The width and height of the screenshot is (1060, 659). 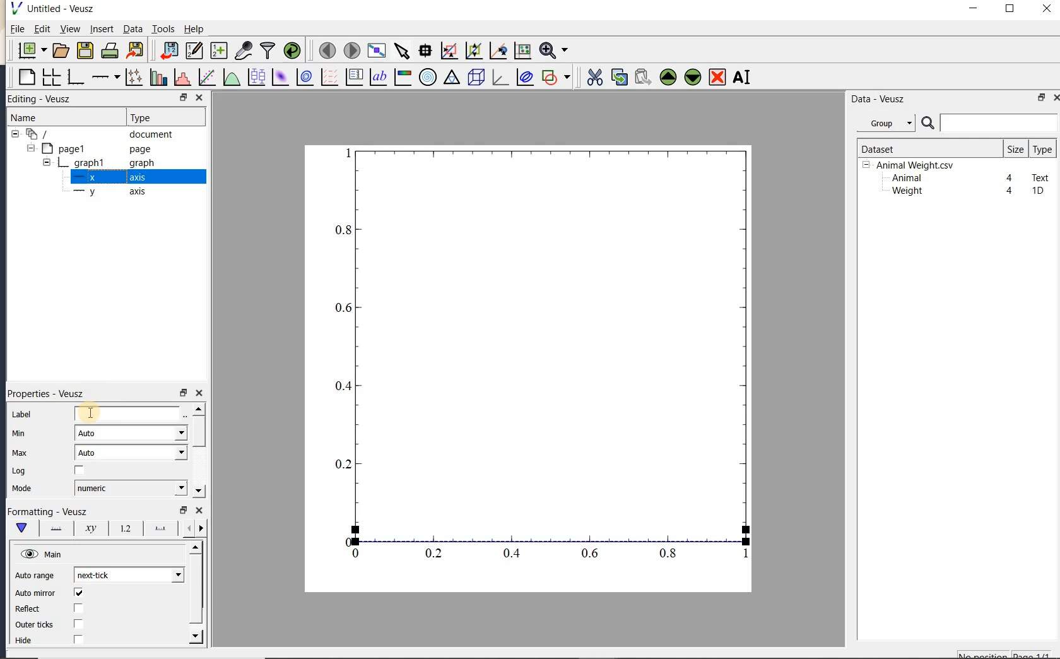 I want to click on major ticks, so click(x=158, y=528).